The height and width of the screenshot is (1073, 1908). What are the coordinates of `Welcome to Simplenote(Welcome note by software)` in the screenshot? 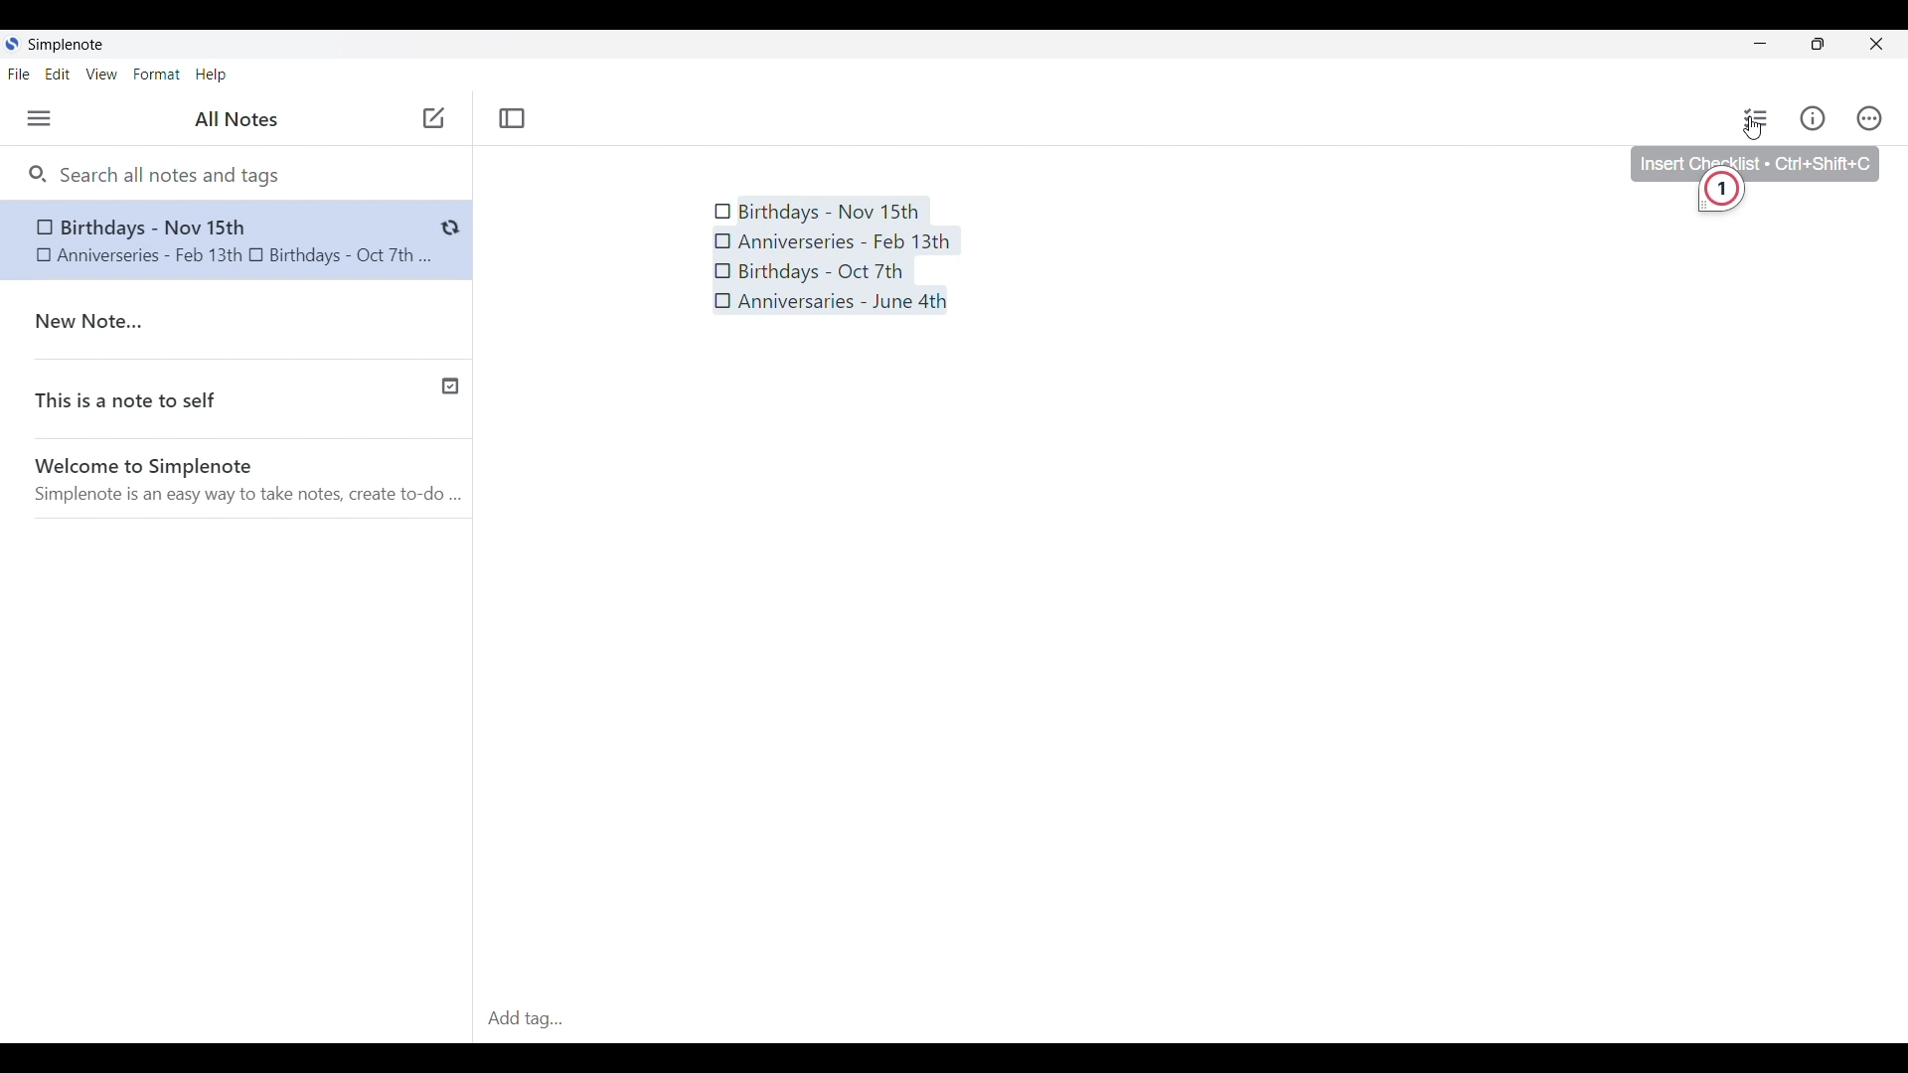 It's located at (250, 483).